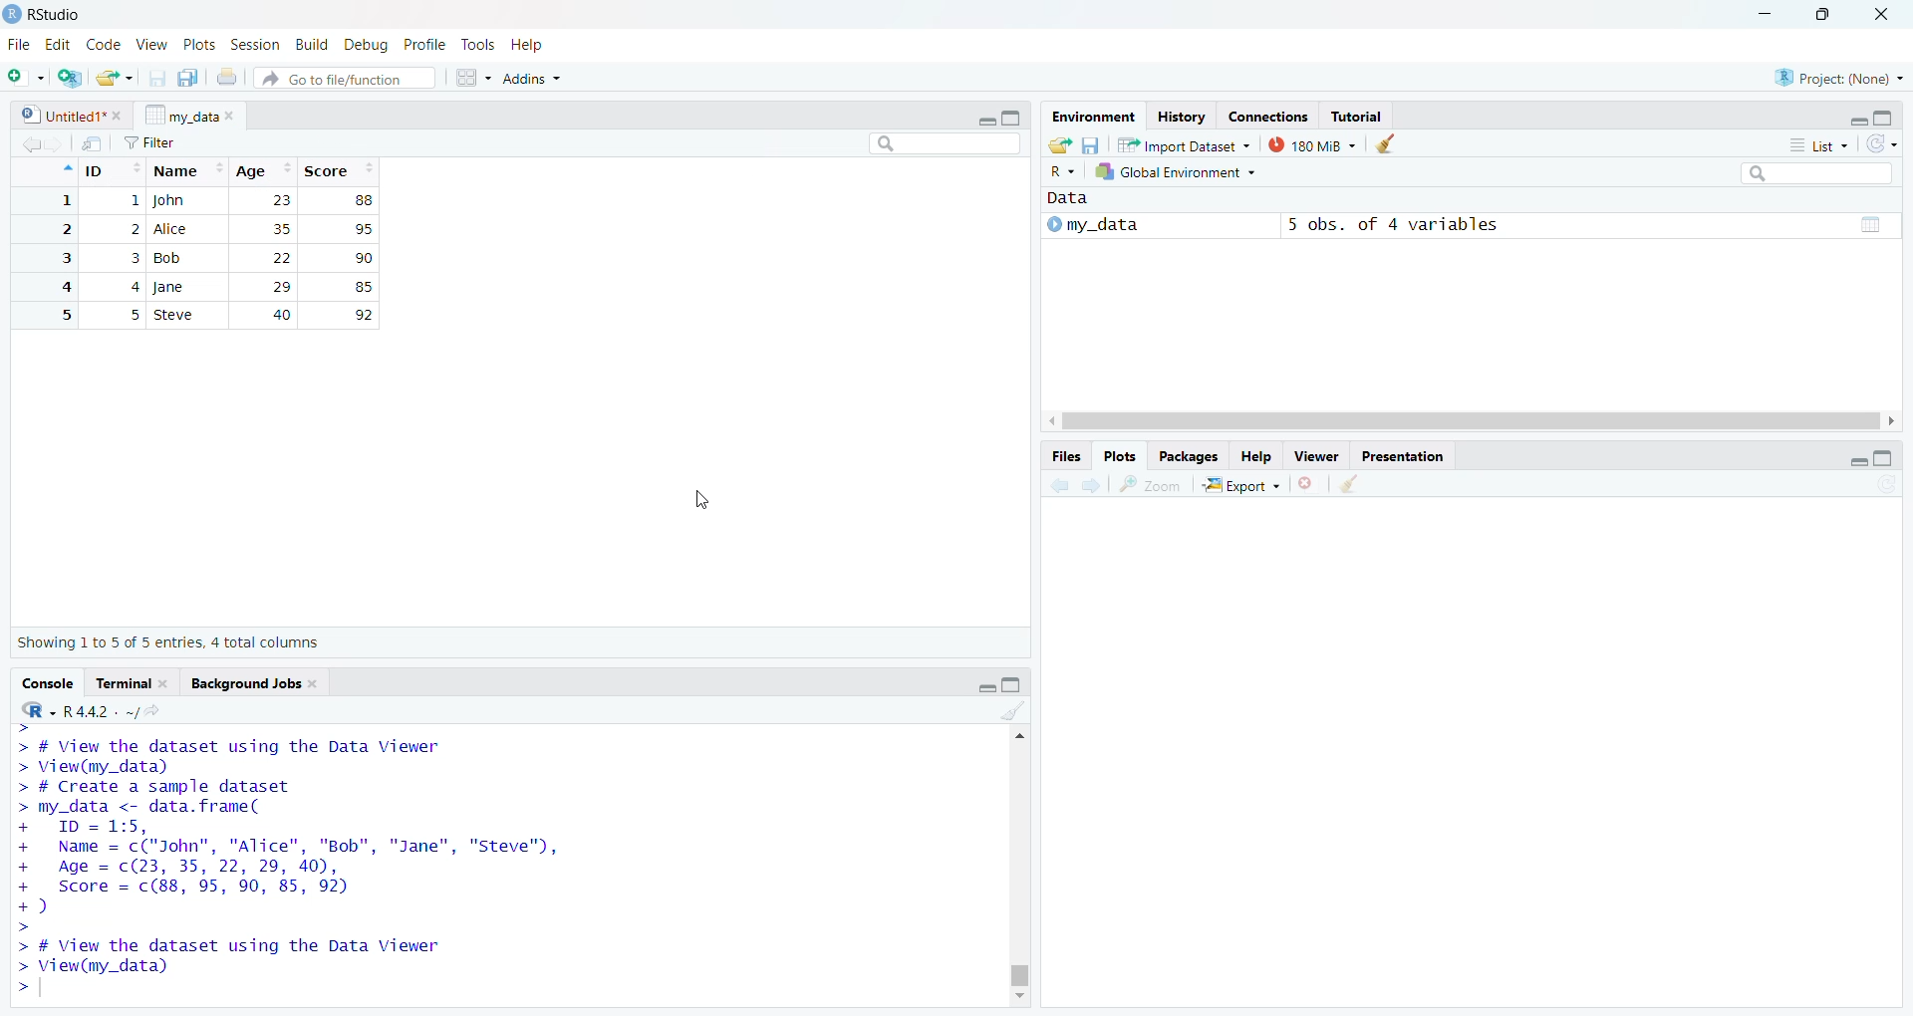 The image size is (1913, 1016). What do you see at coordinates (982, 688) in the screenshot?
I see `Minimize` at bounding box center [982, 688].